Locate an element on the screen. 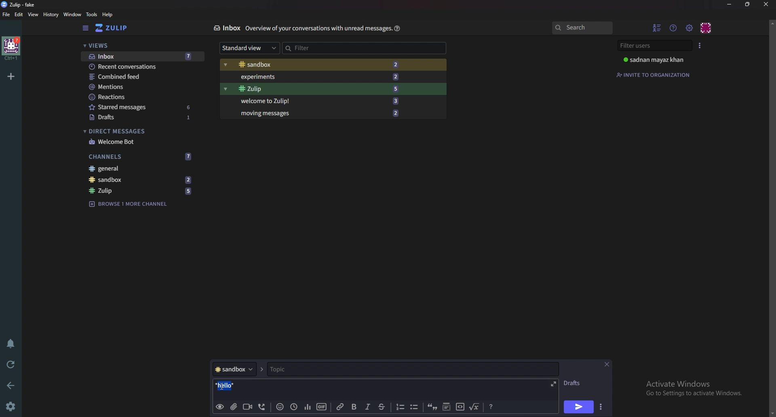  home view is located at coordinates (112, 27).